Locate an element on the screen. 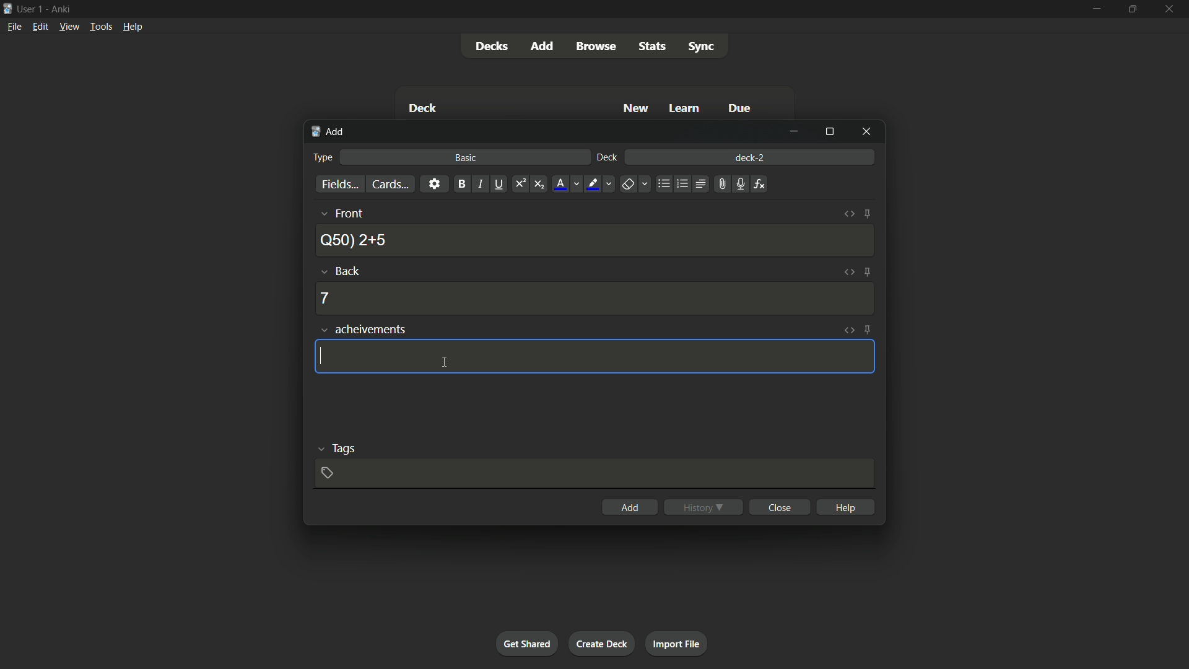  cards is located at coordinates (391, 184).